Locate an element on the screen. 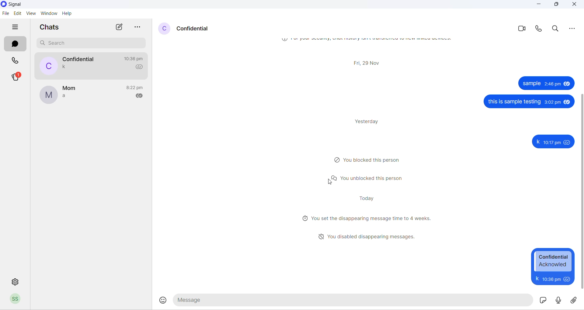 This screenshot has width=584, height=310. new chats  is located at coordinates (119, 27).